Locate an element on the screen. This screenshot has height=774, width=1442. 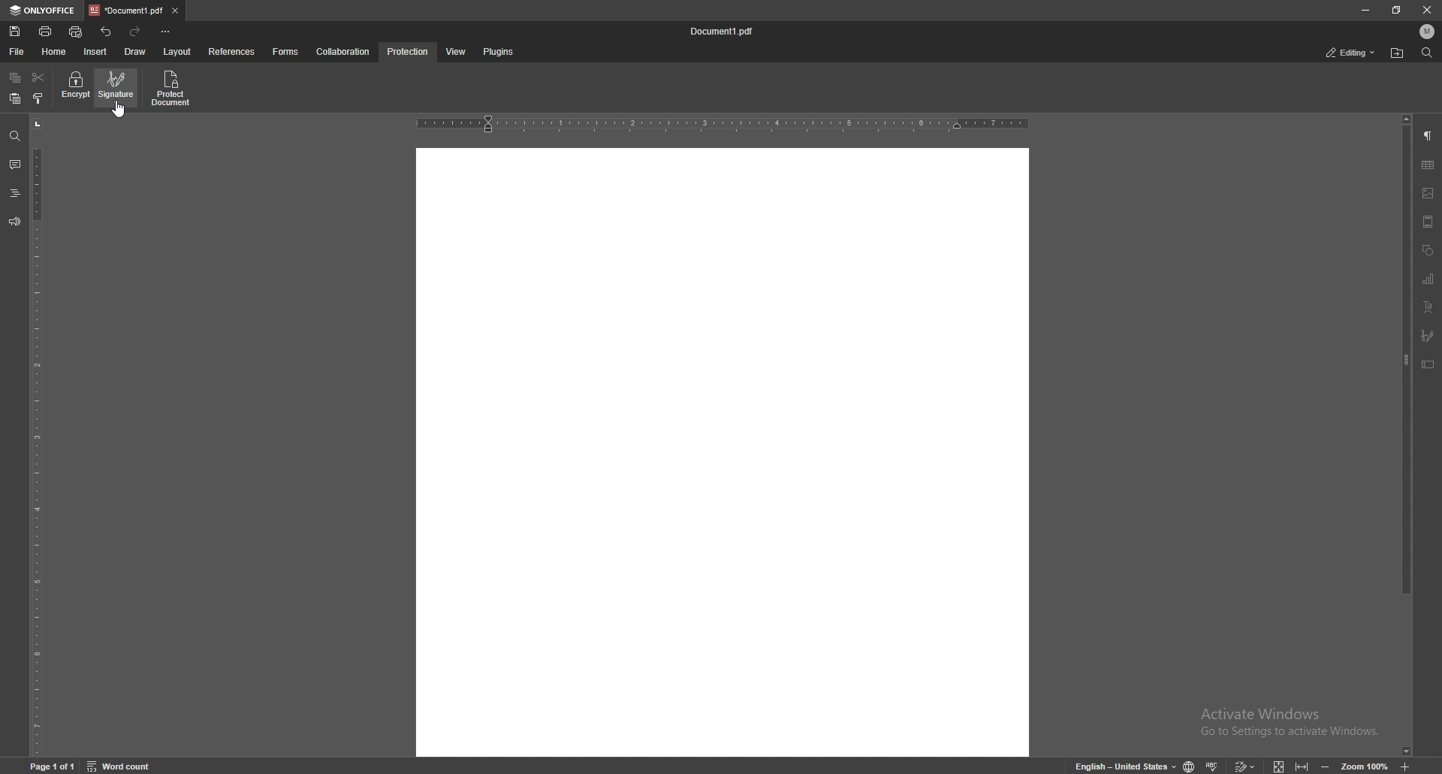
fit to screen is located at coordinates (1275, 764).